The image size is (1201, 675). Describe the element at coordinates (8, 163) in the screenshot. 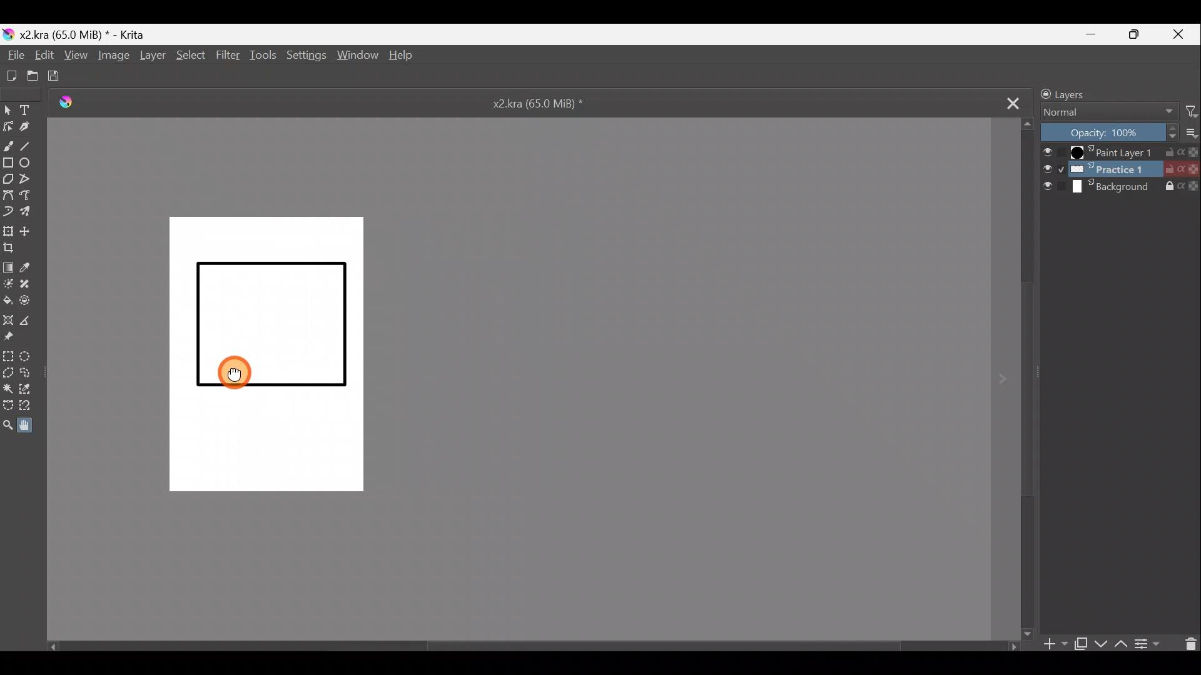

I see `Rectangle tool` at that location.